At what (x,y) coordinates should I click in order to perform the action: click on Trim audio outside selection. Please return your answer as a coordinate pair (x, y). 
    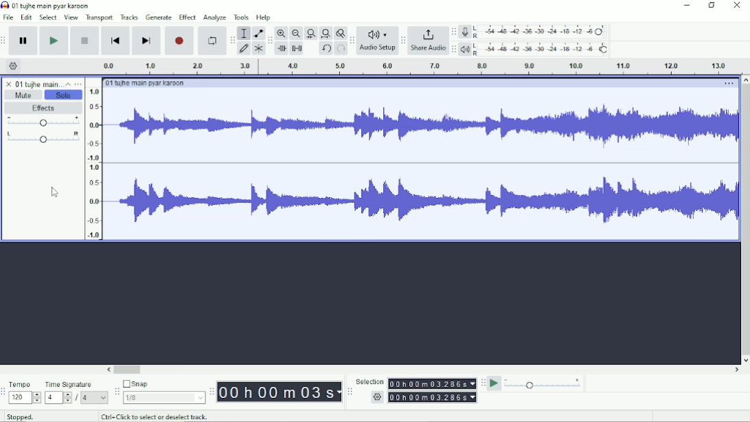
    Looking at the image, I should click on (282, 48).